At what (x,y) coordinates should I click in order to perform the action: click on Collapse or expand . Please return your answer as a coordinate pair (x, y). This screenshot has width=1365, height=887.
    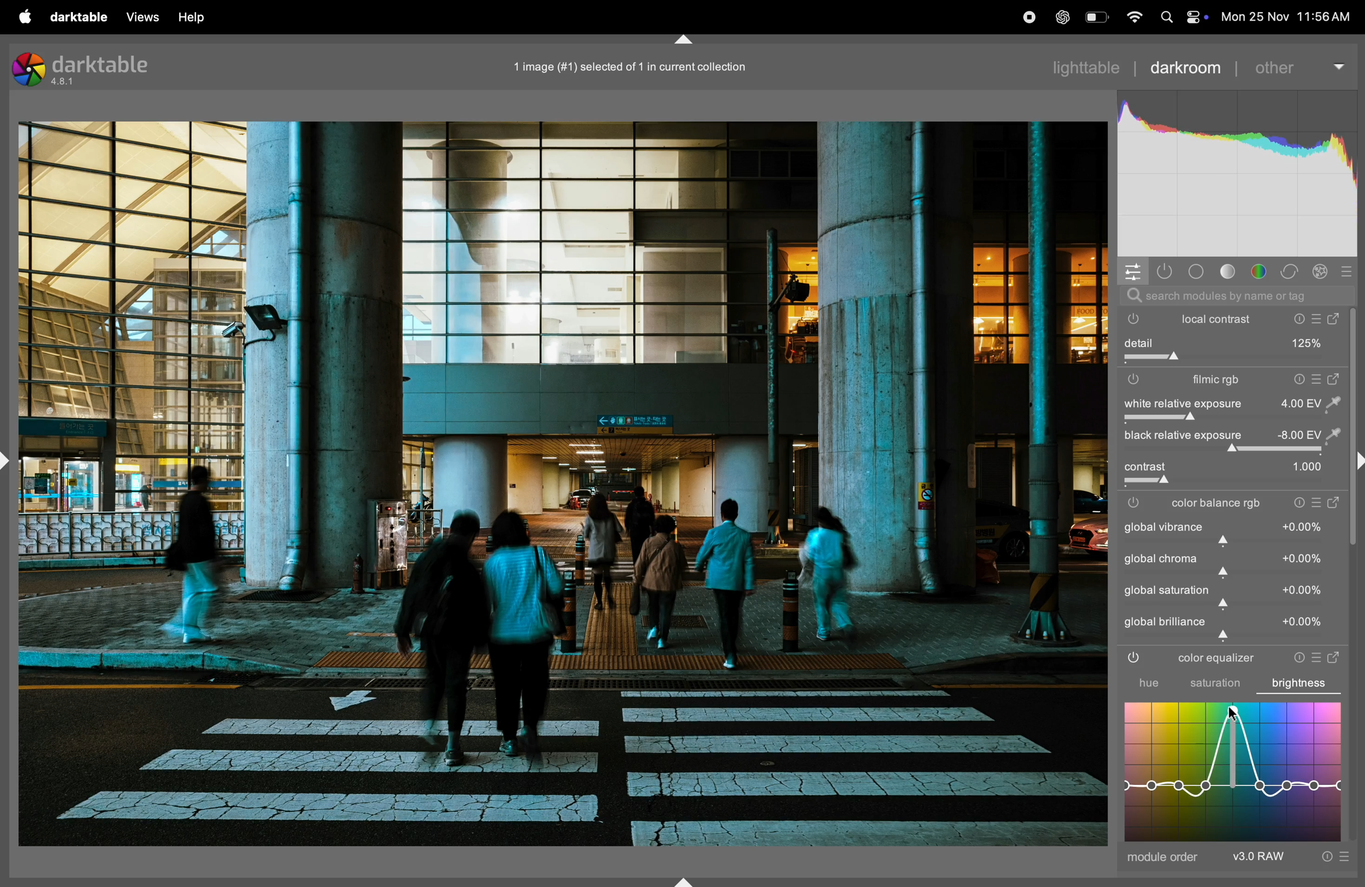
    Looking at the image, I should click on (686, 36).